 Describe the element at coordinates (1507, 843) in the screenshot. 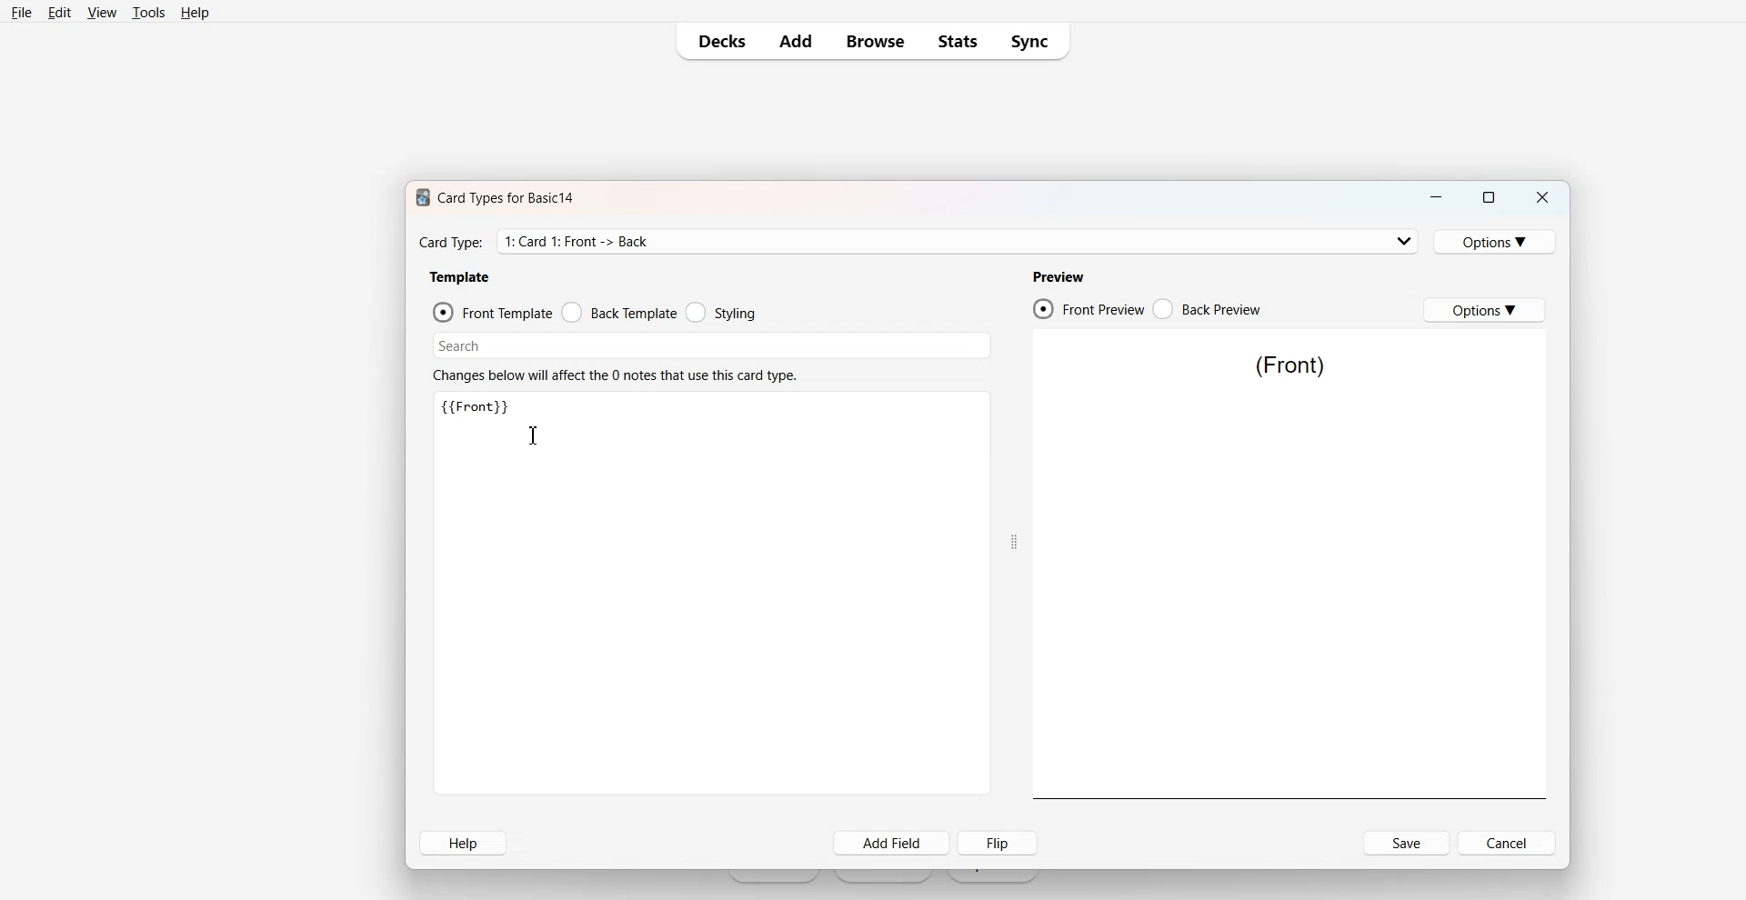

I see `Cancel` at that location.